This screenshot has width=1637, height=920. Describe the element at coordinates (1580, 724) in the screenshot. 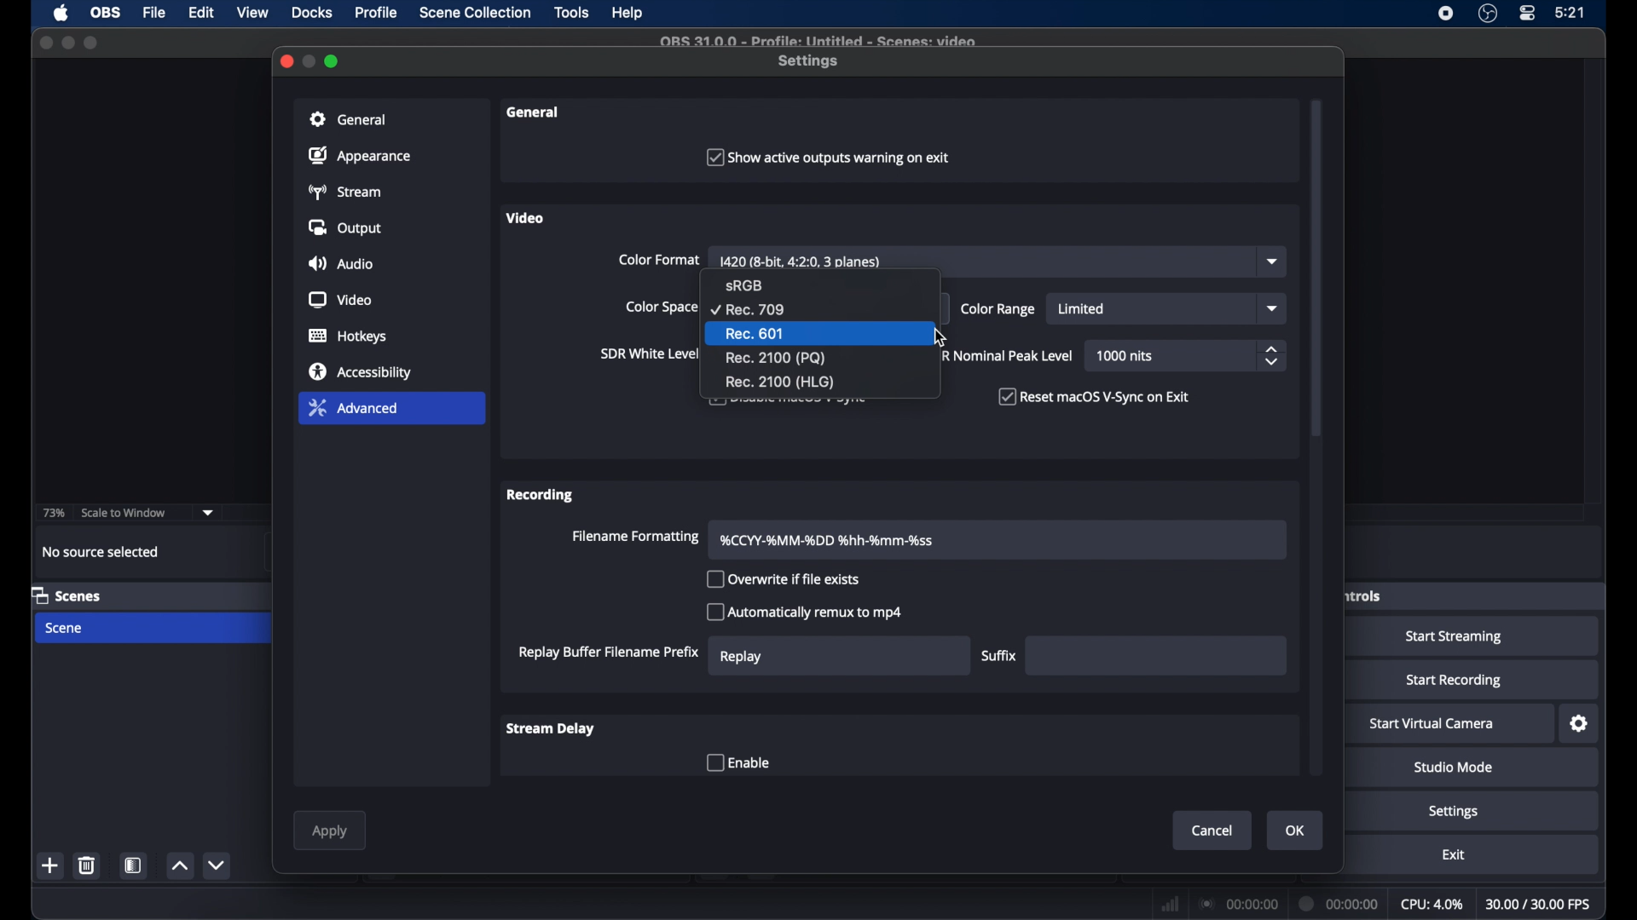

I see `settings` at that location.